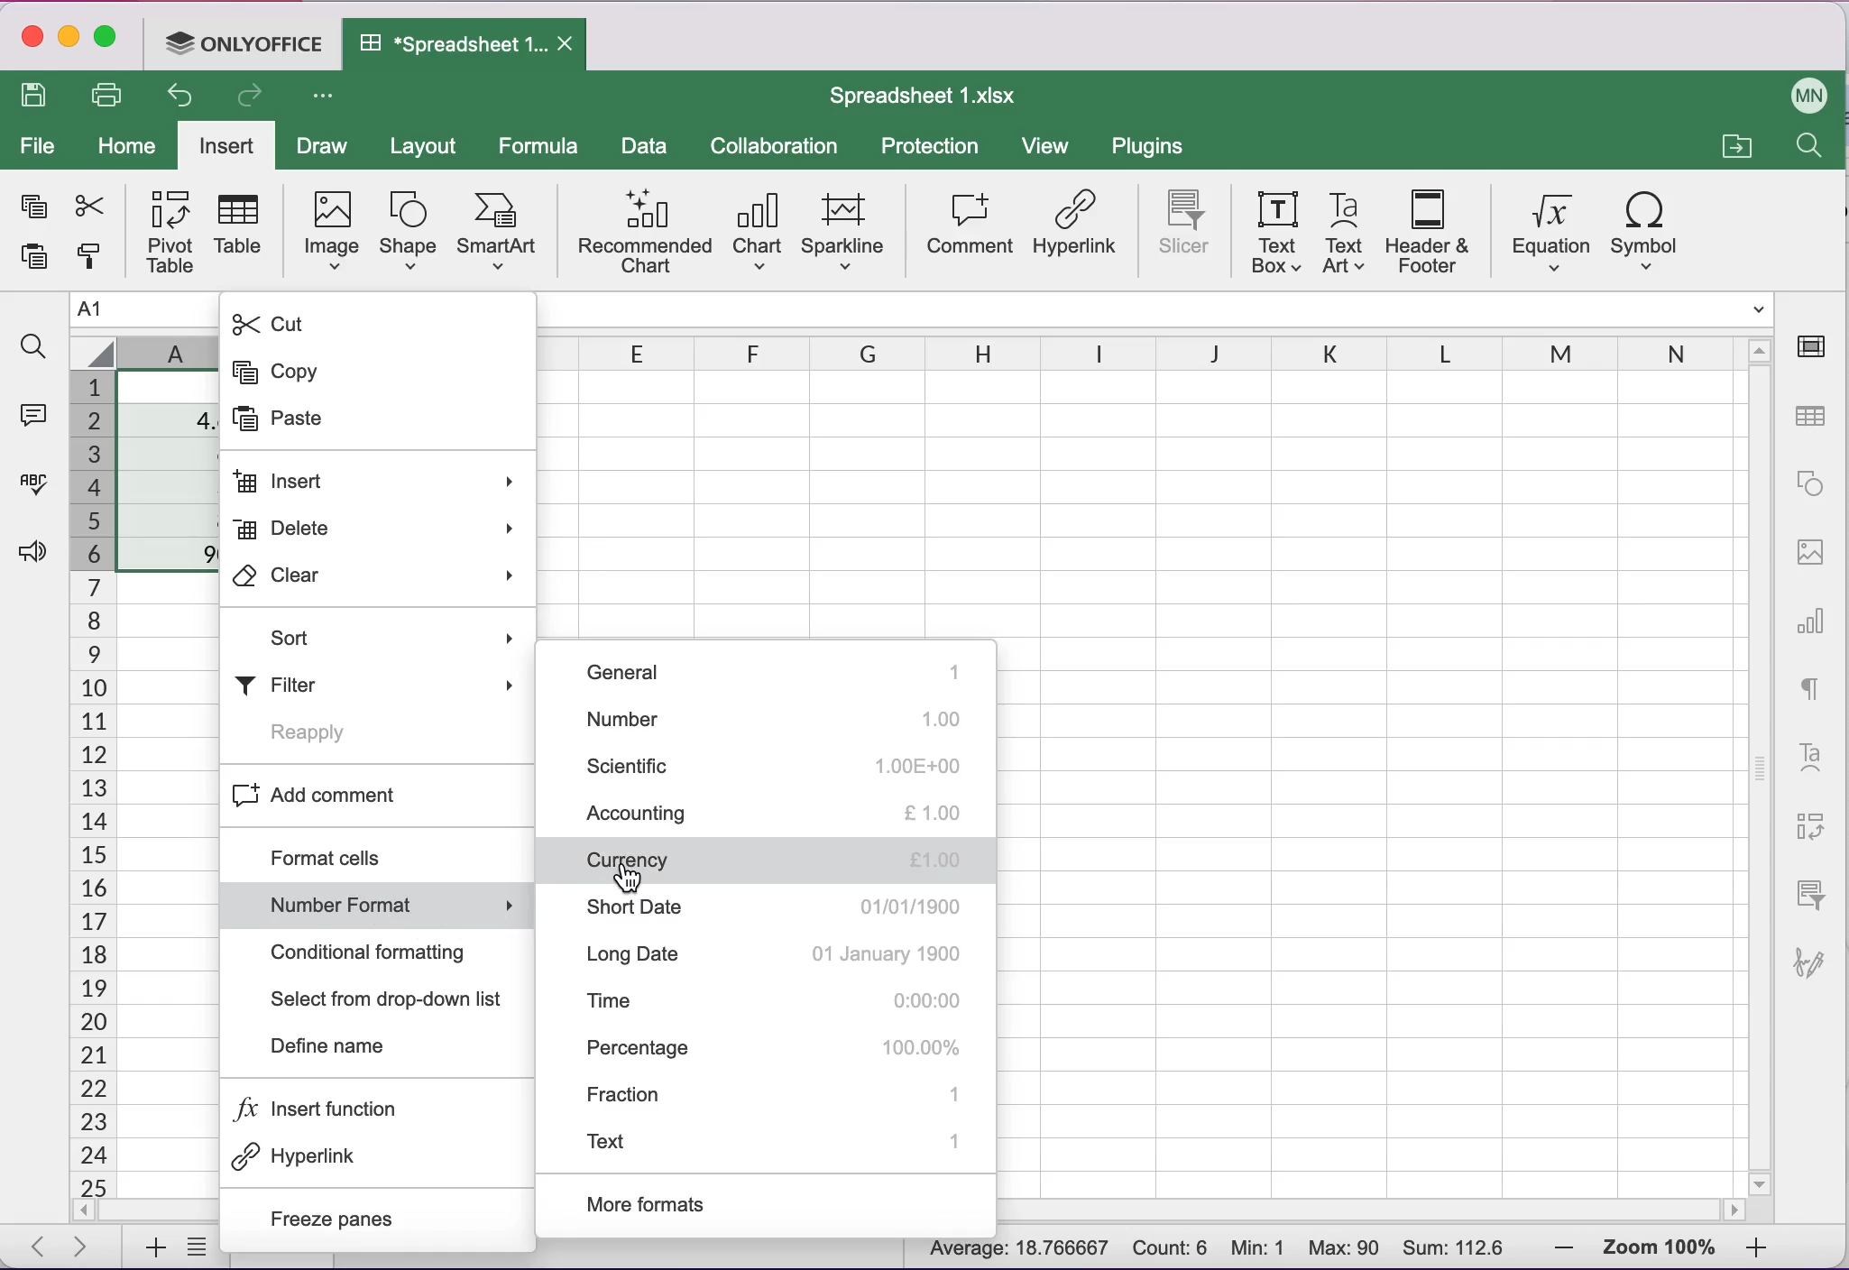 This screenshot has width=1849, height=1270. Describe the element at coordinates (32, 484) in the screenshot. I see `spell checking` at that location.